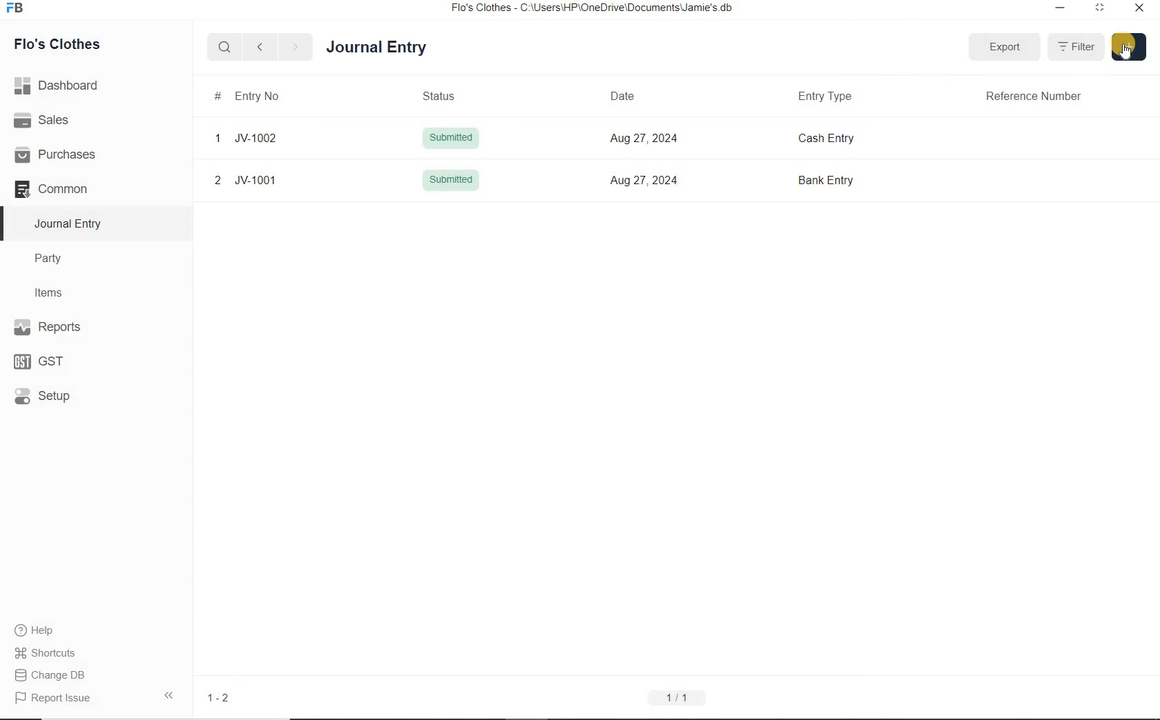 The height and width of the screenshot is (720, 1160). I want to click on maximize, so click(1100, 7).